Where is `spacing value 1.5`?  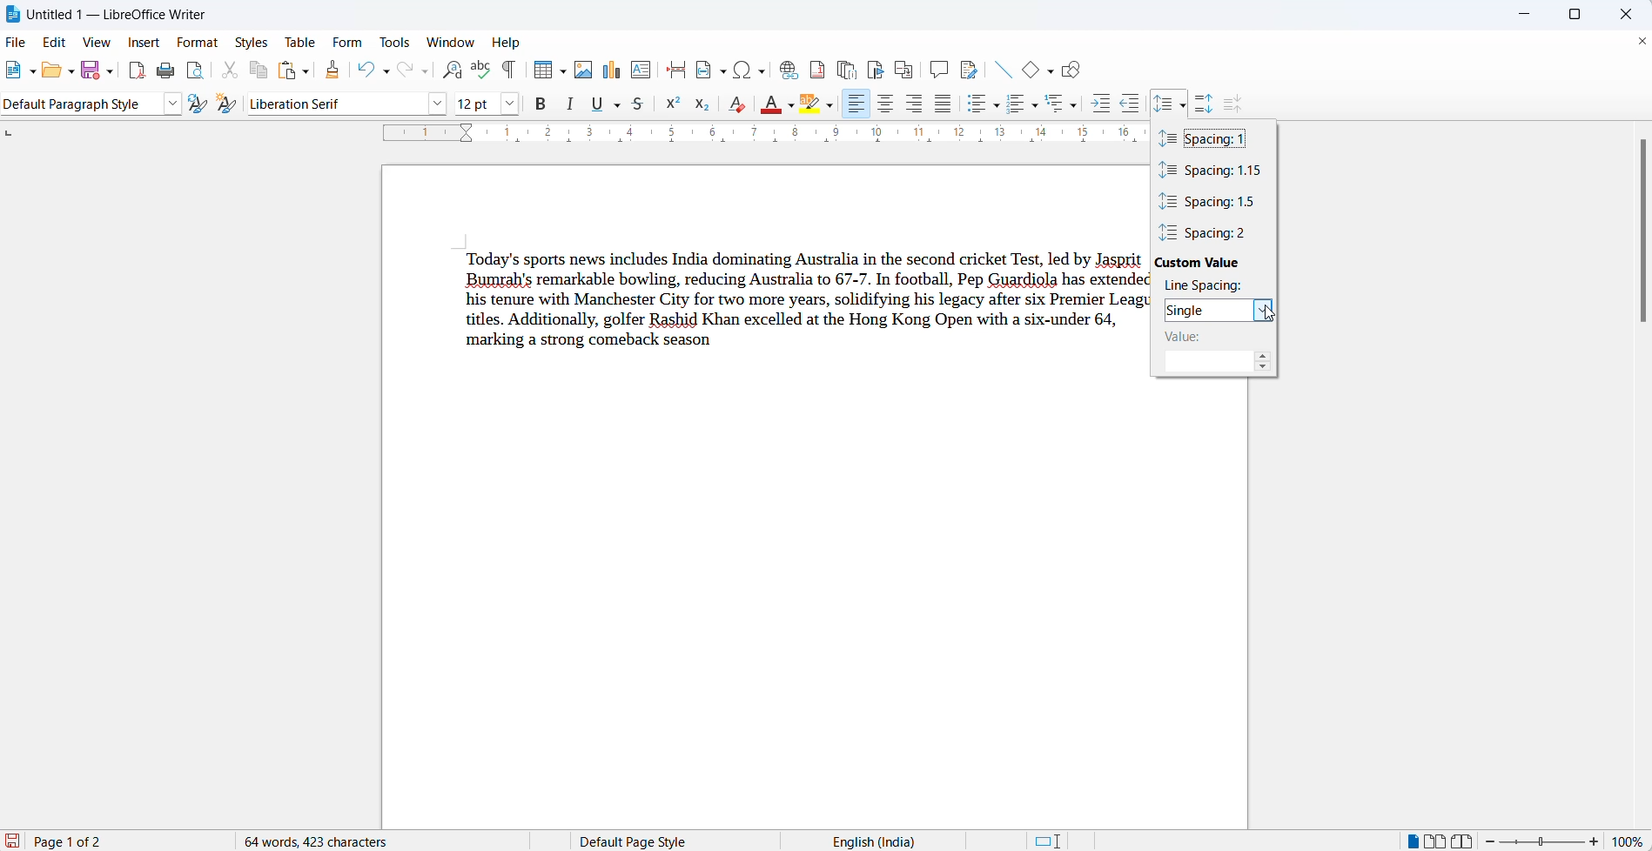 spacing value 1.5 is located at coordinates (1212, 202).